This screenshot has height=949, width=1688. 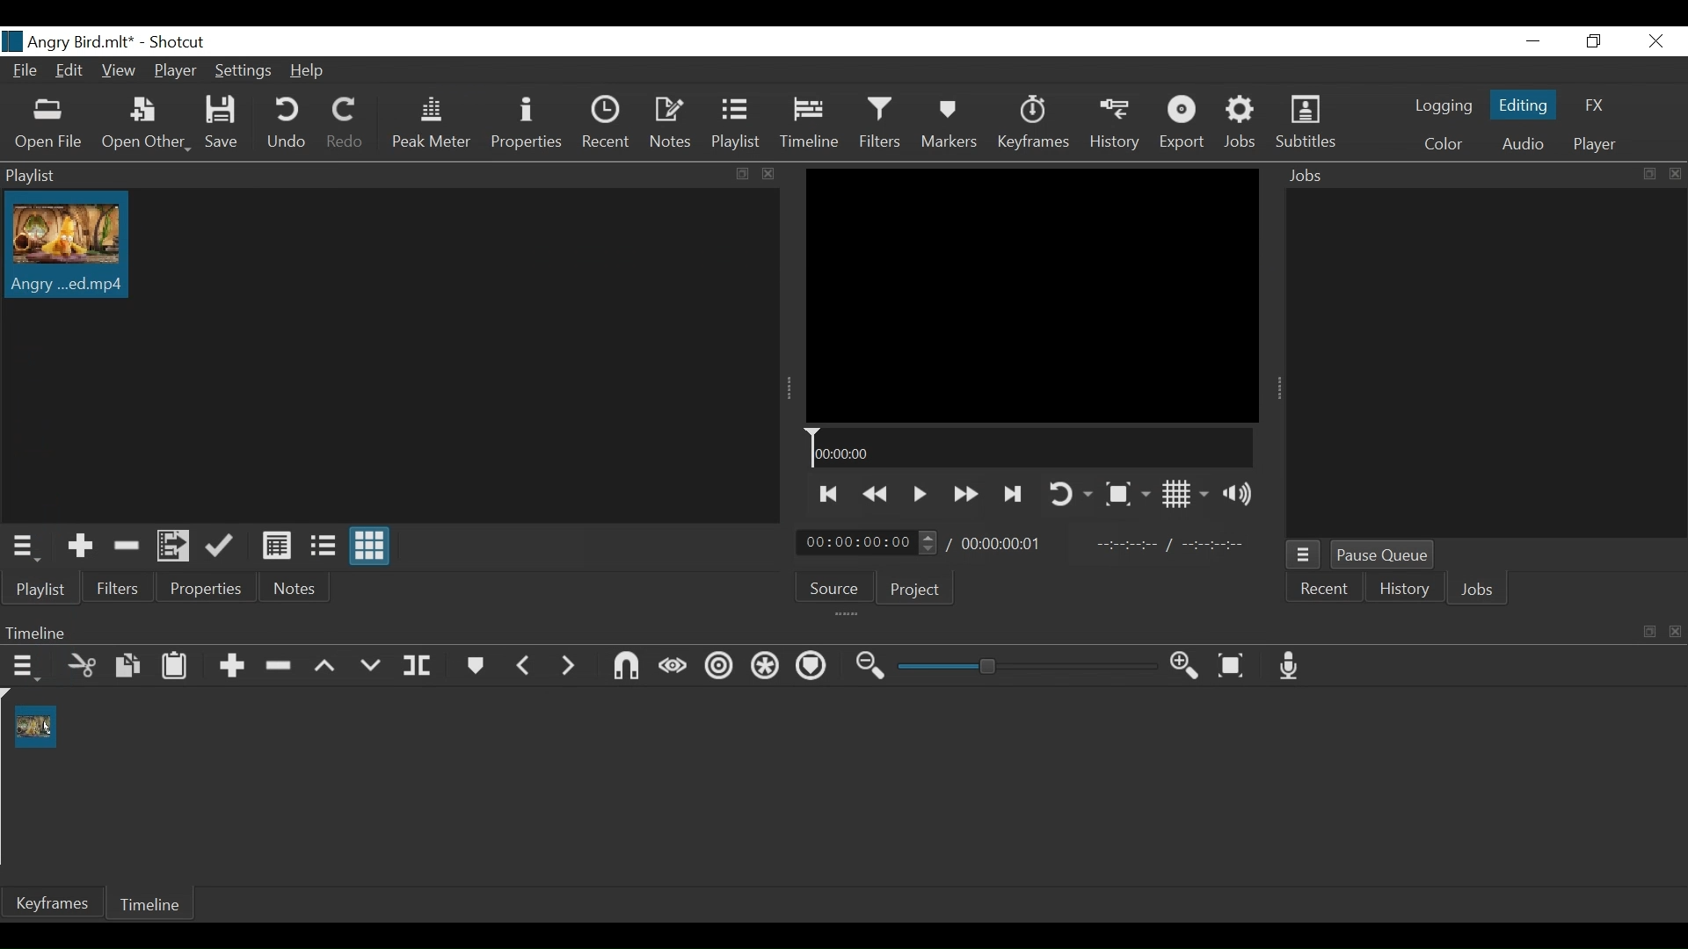 I want to click on Current uration, so click(x=868, y=541).